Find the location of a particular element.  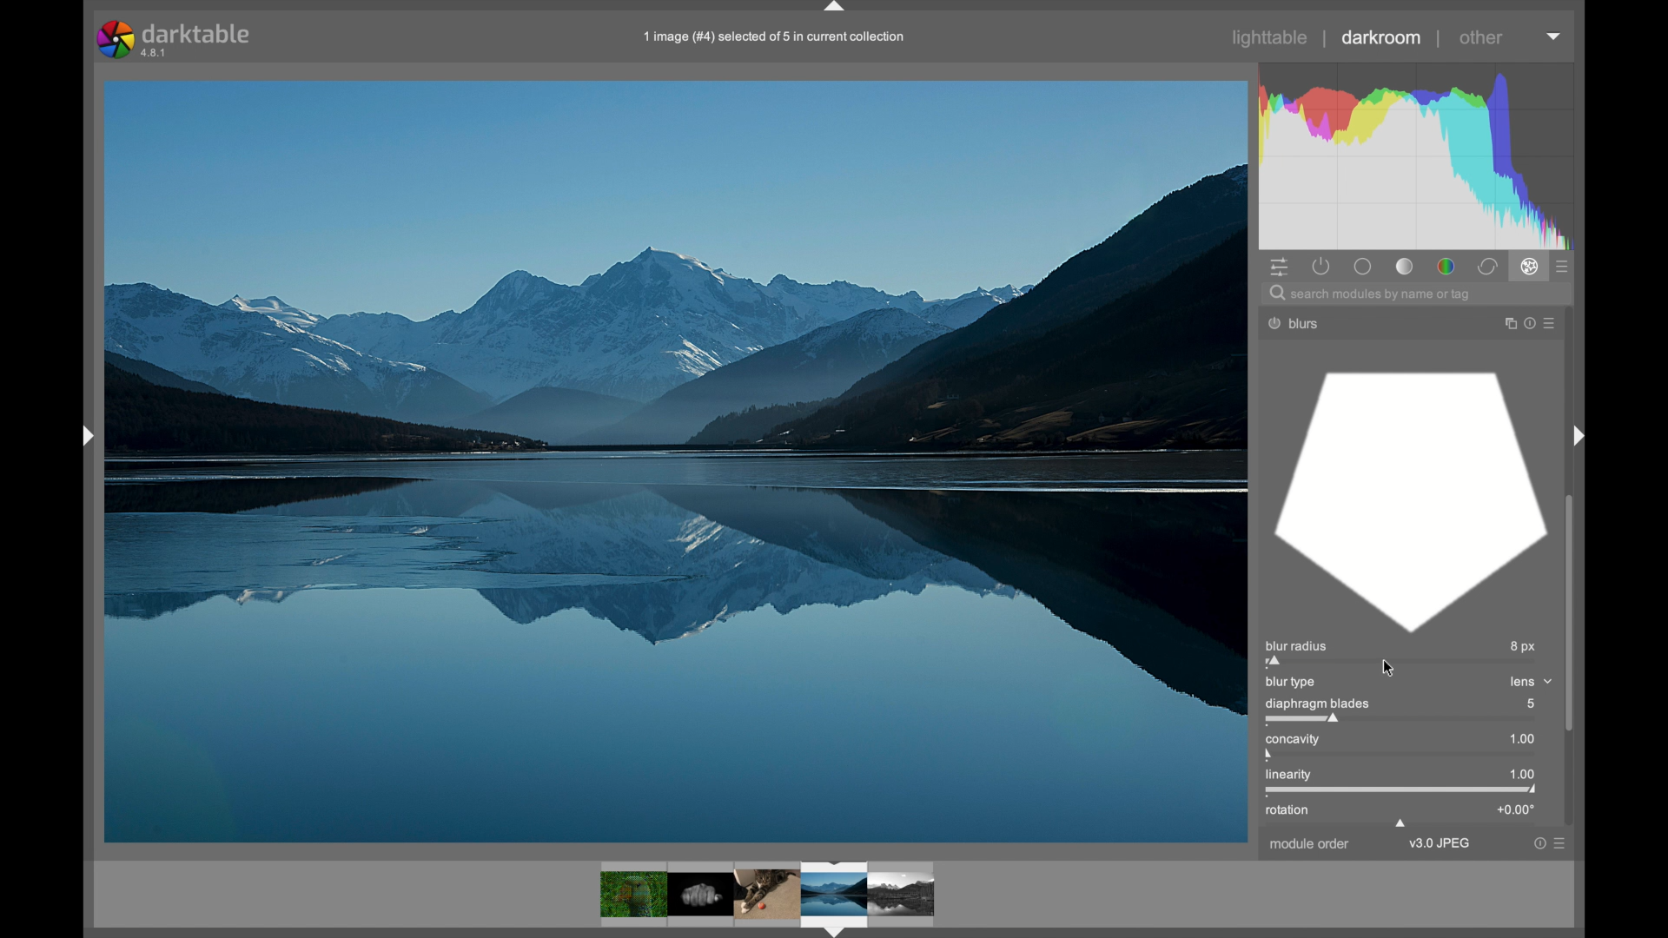

rotation is located at coordinates (1289, 811).